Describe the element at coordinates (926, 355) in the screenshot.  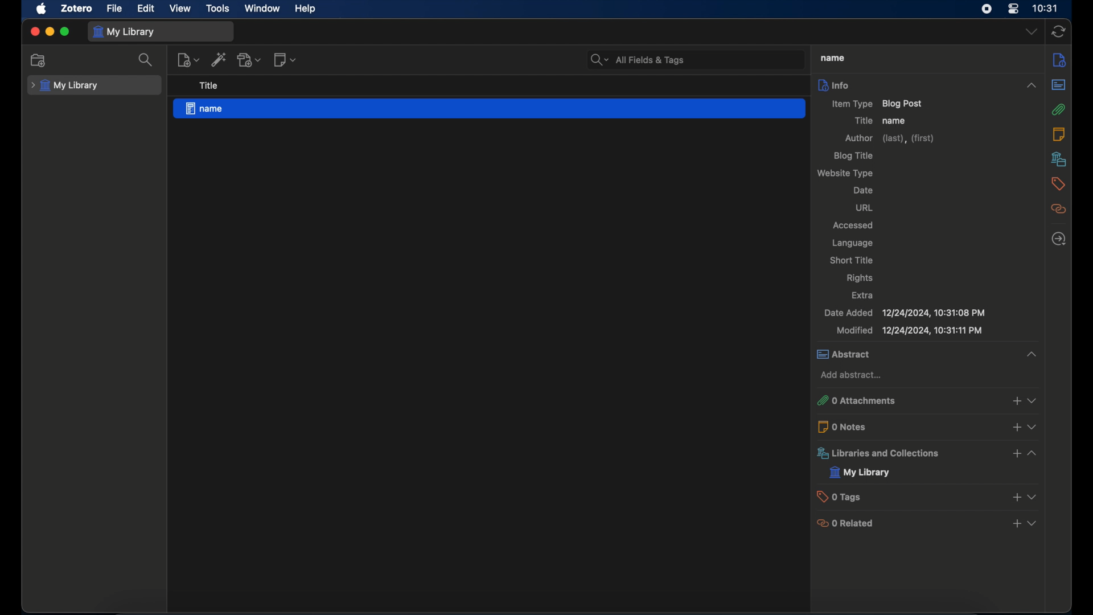
I see `abstract` at that location.